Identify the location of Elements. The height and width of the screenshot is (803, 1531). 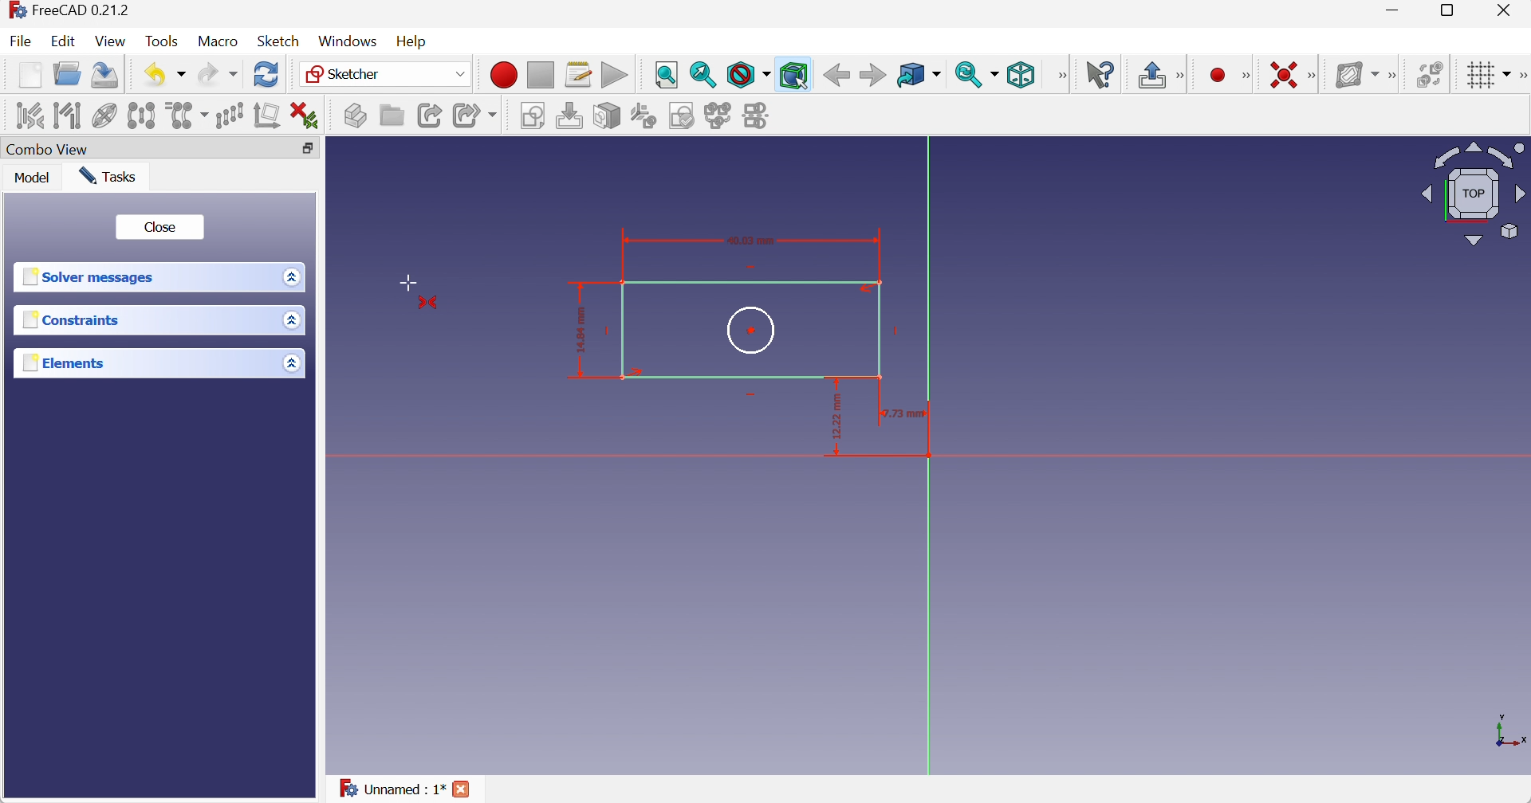
(69, 362).